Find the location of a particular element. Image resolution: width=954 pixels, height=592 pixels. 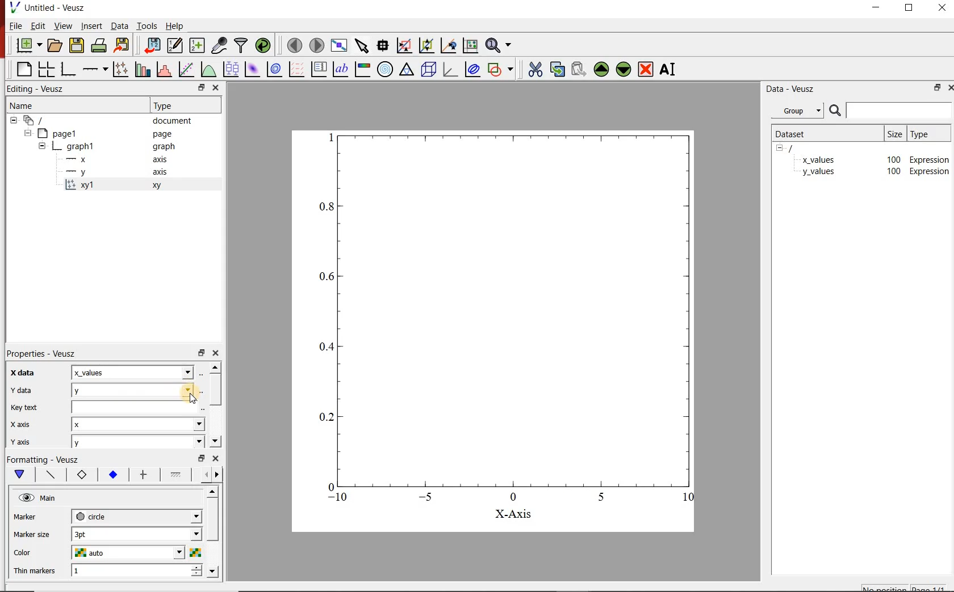

y is located at coordinates (133, 390).